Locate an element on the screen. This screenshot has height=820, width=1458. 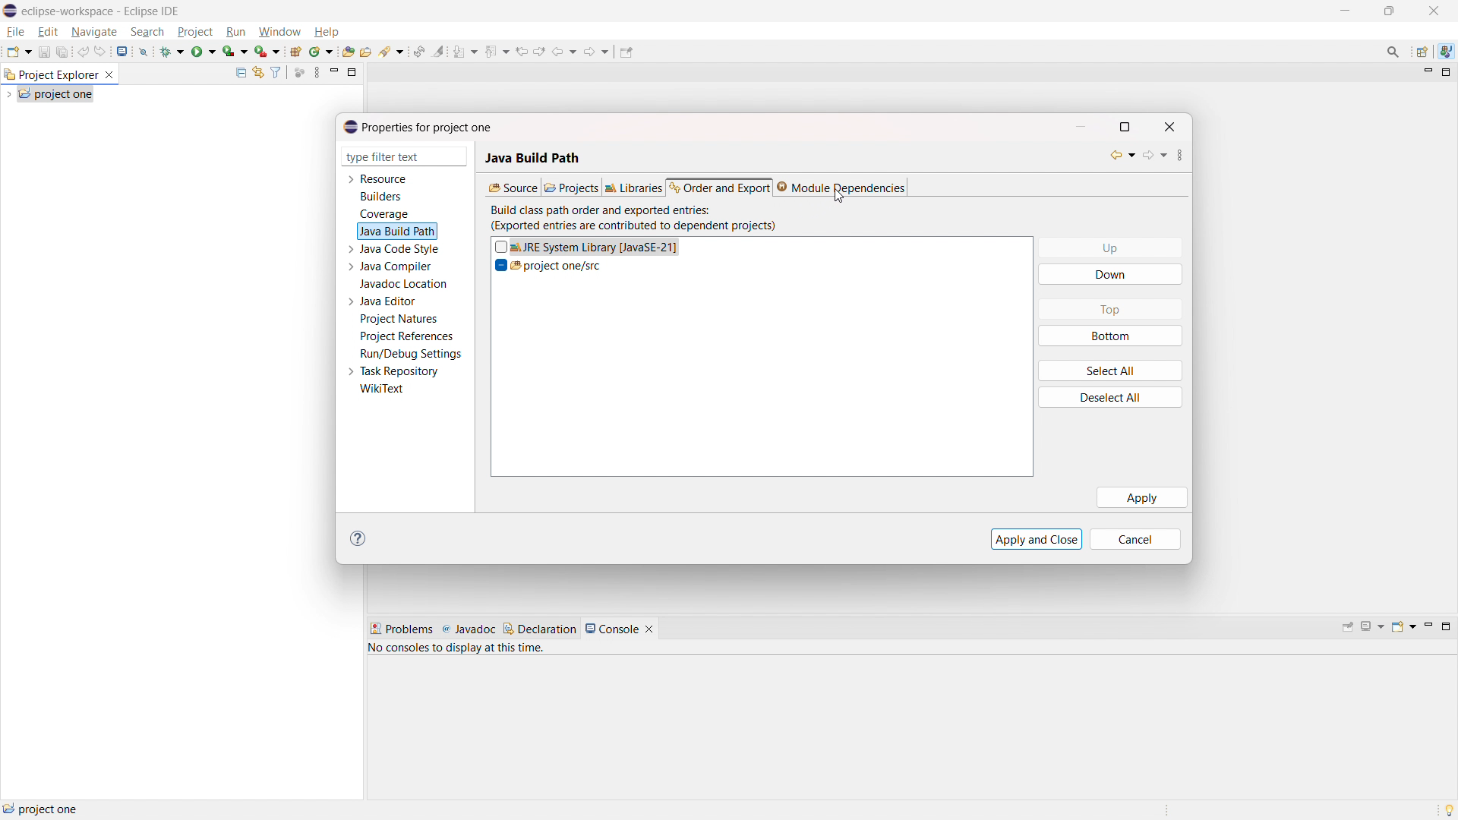
type filter text is located at coordinates (394, 157).